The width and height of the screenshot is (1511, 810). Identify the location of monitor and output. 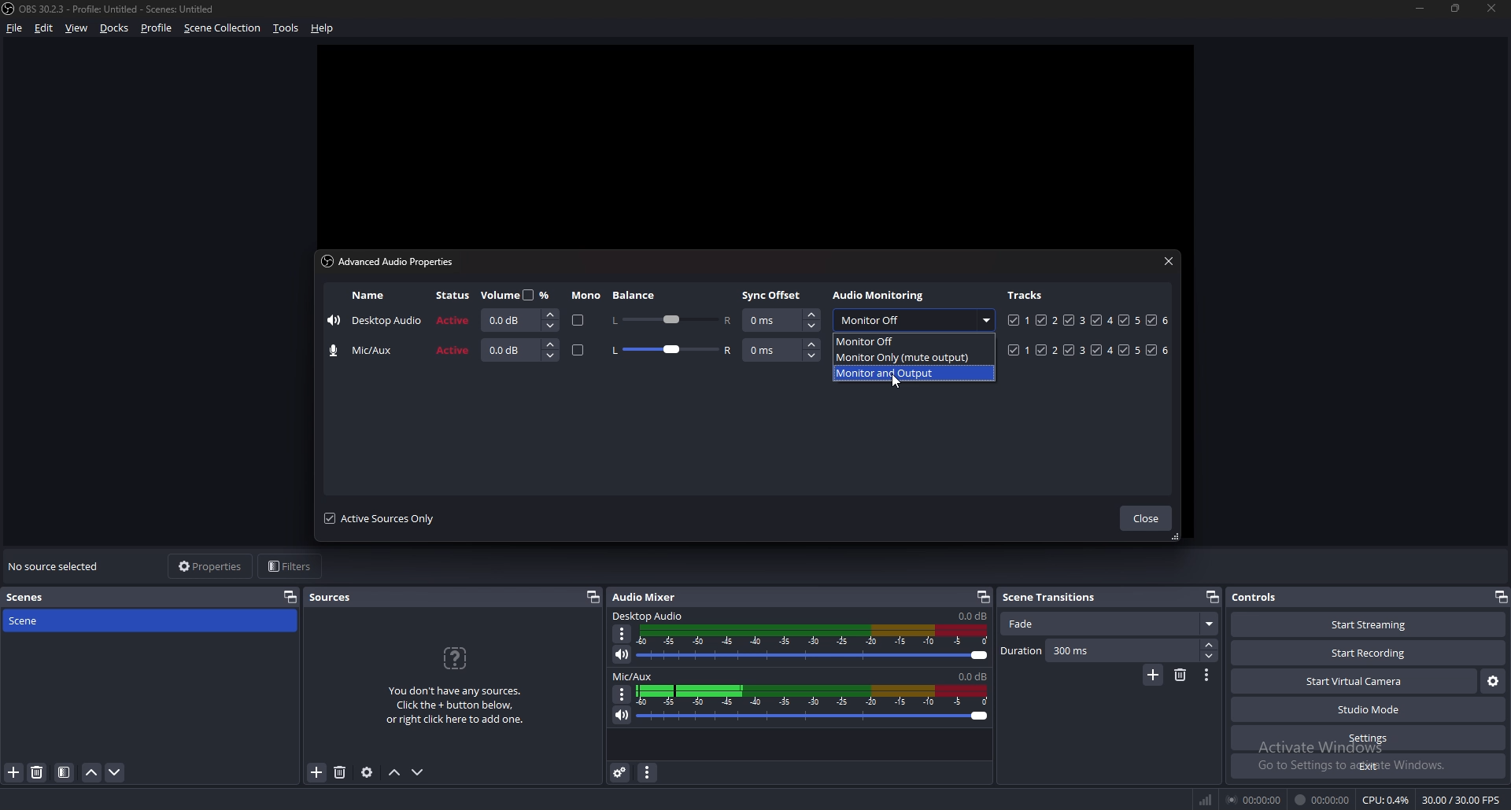
(912, 373).